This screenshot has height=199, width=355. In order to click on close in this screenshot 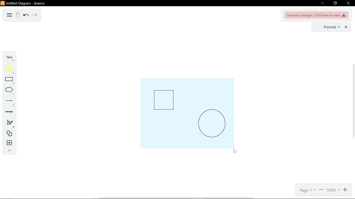, I will do `click(348, 3)`.